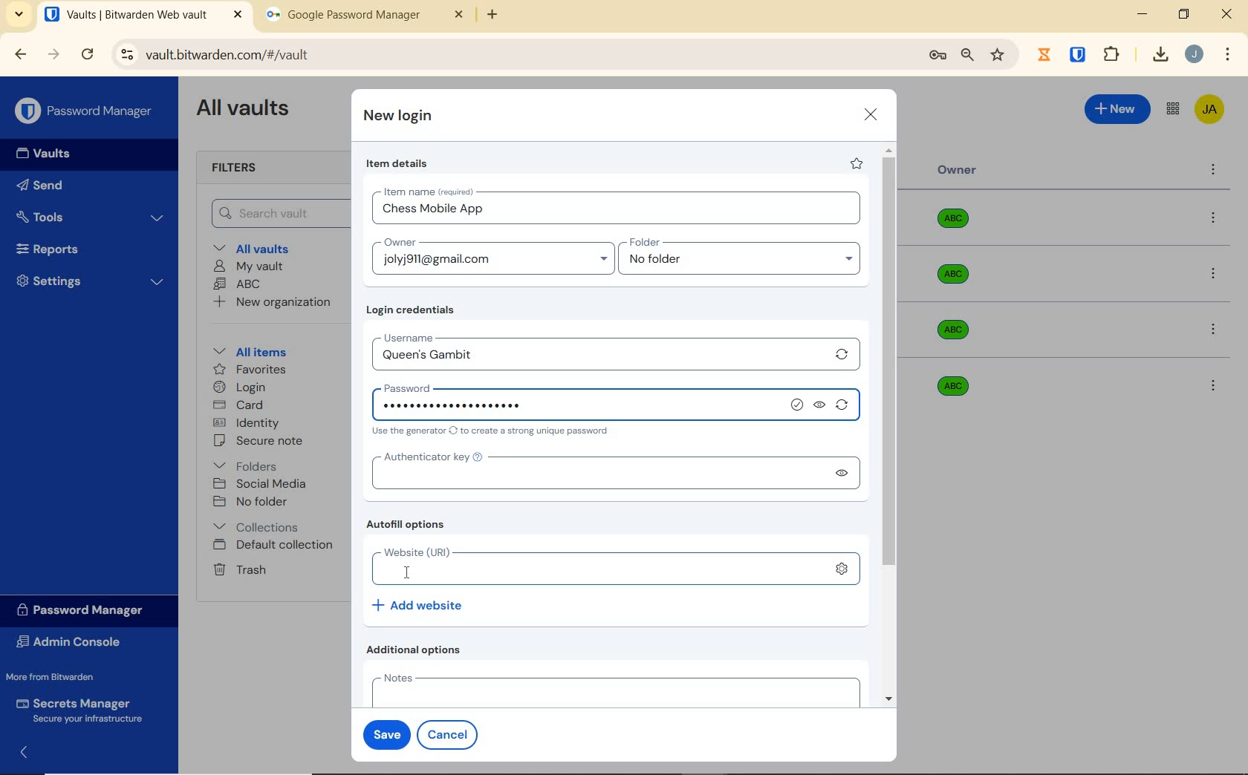  What do you see at coordinates (958, 224) in the screenshot?
I see `Owner organization` at bounding box center [958, 224].